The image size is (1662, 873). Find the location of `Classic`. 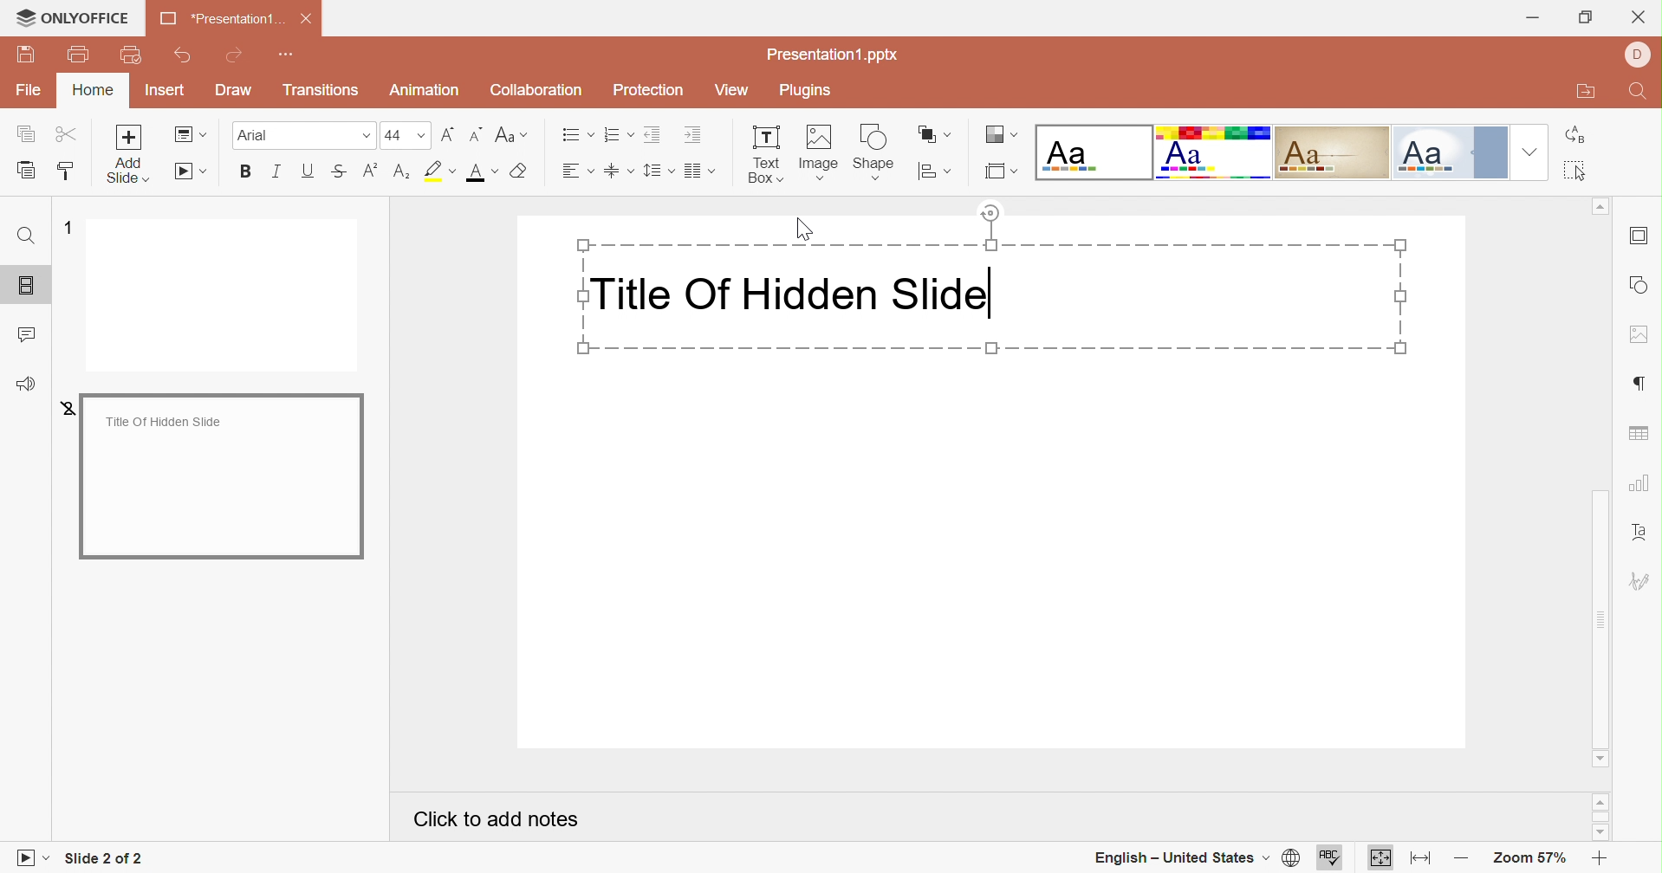

Classic is located at coordinates (1330, 152).